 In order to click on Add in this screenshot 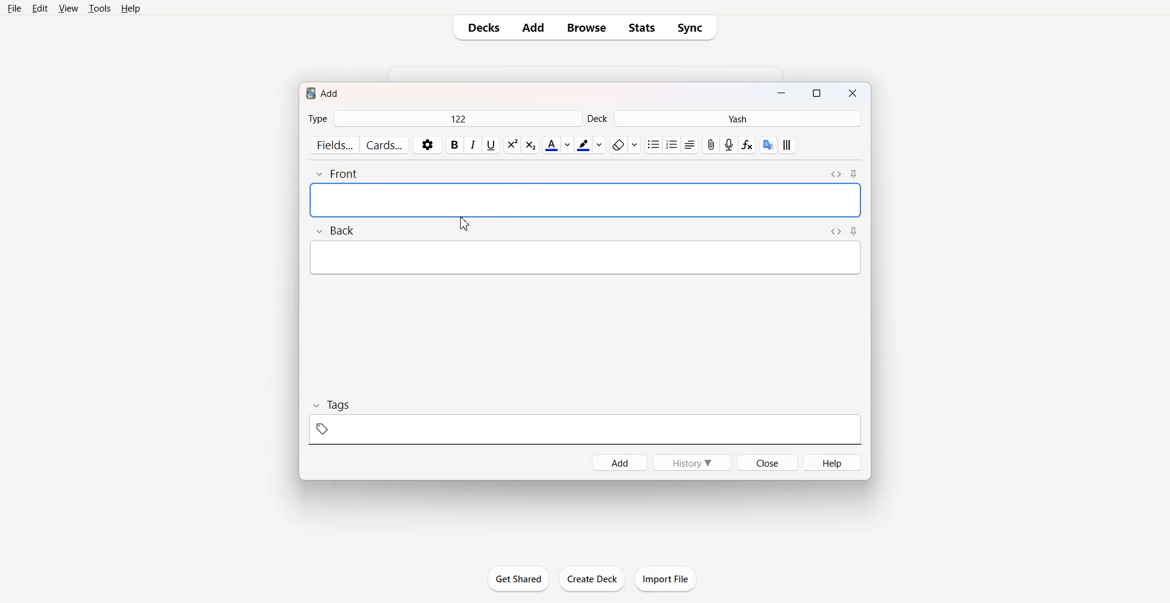, I will do `click(619, 462)`.